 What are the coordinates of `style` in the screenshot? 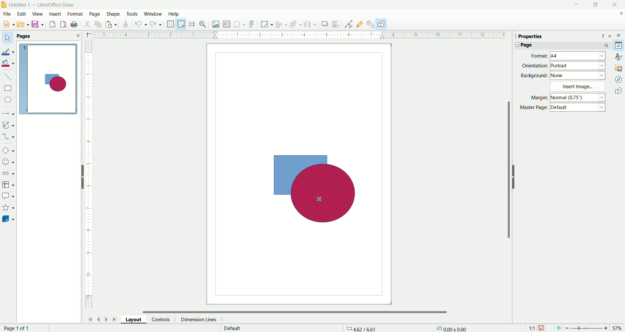 It's located at (617, 56).